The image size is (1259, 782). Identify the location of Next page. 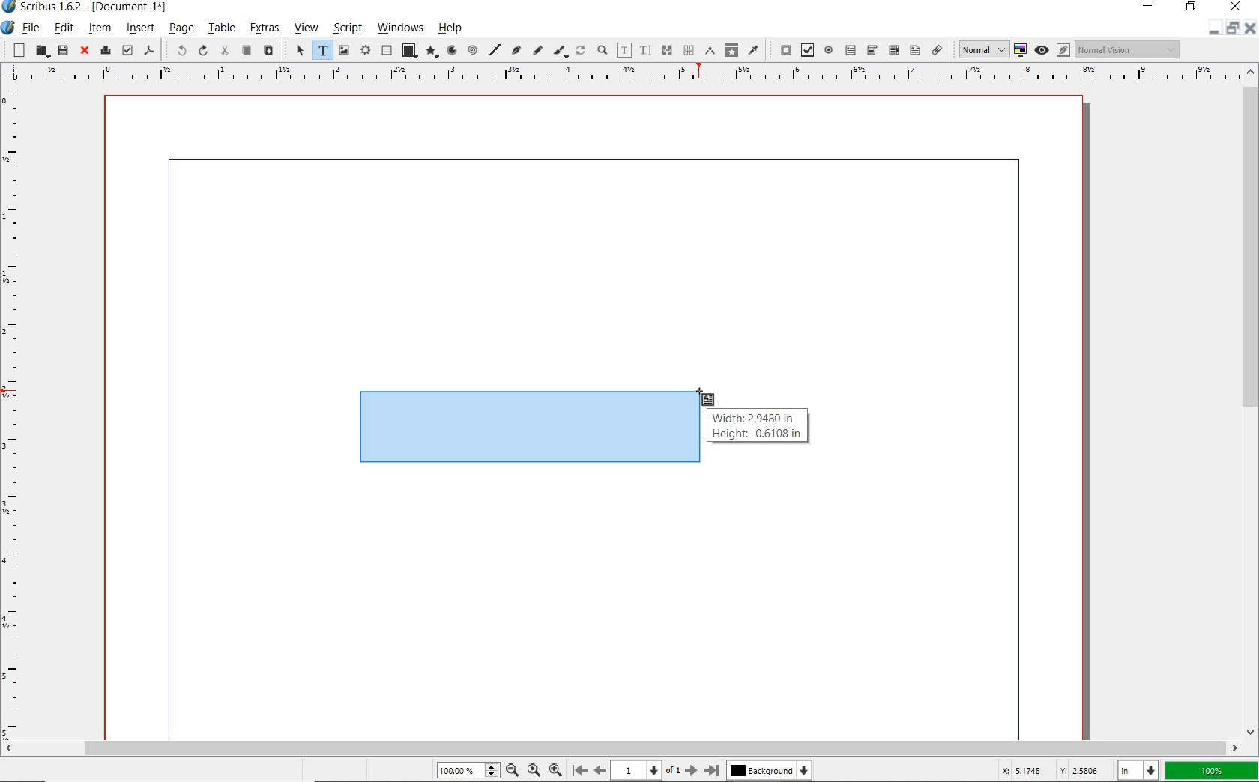
(690, 770).